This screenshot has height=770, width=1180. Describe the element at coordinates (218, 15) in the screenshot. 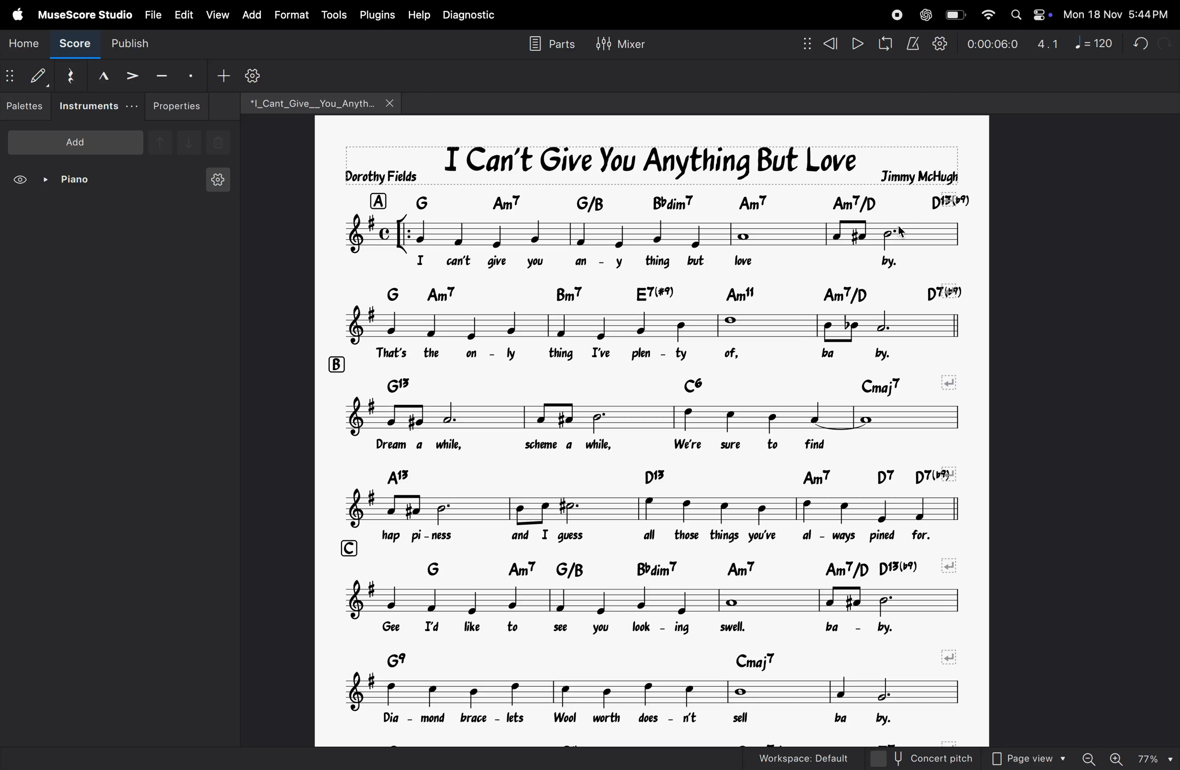

I see `view` at that location.